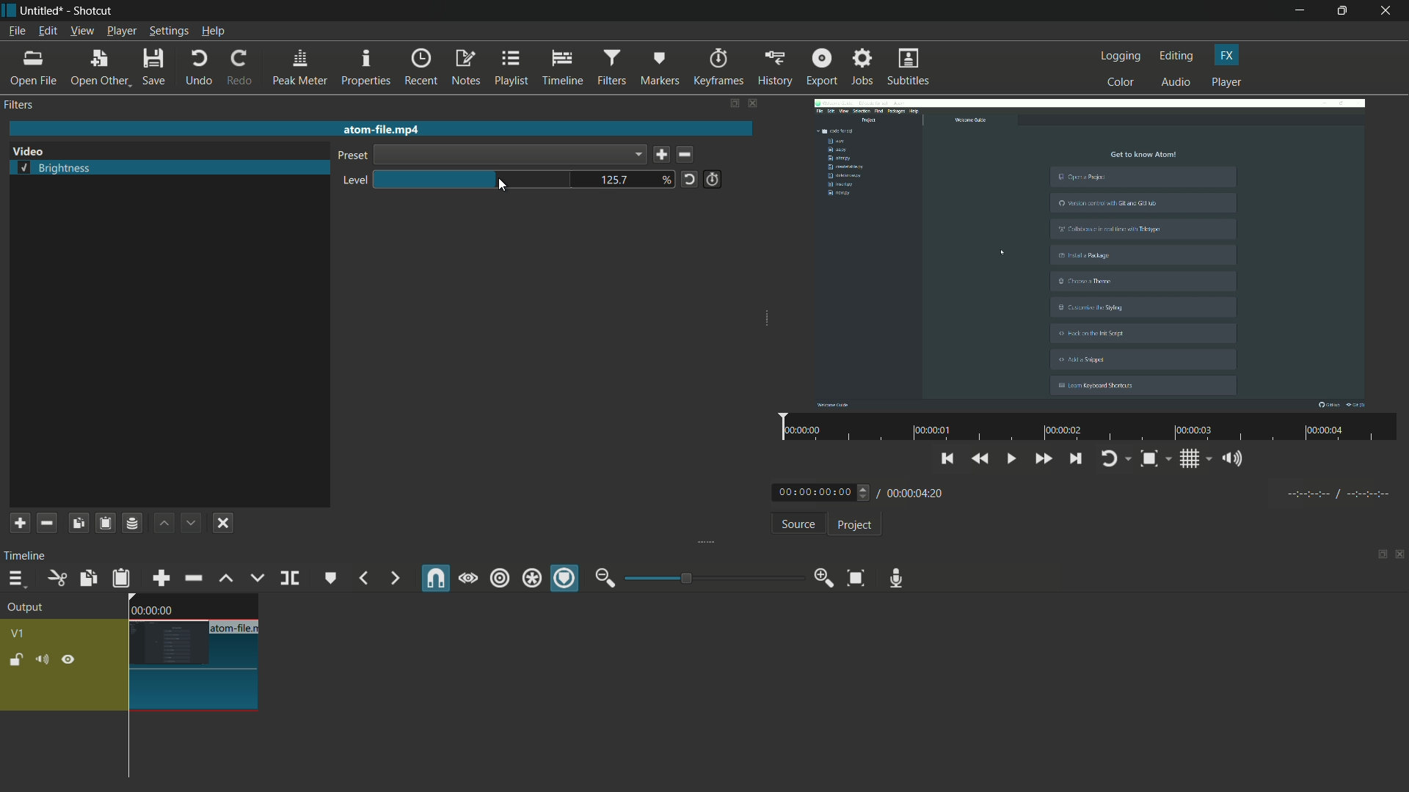  Describe the element at coordinates (611, 67) in the screenshot. I see `filters` at that location.